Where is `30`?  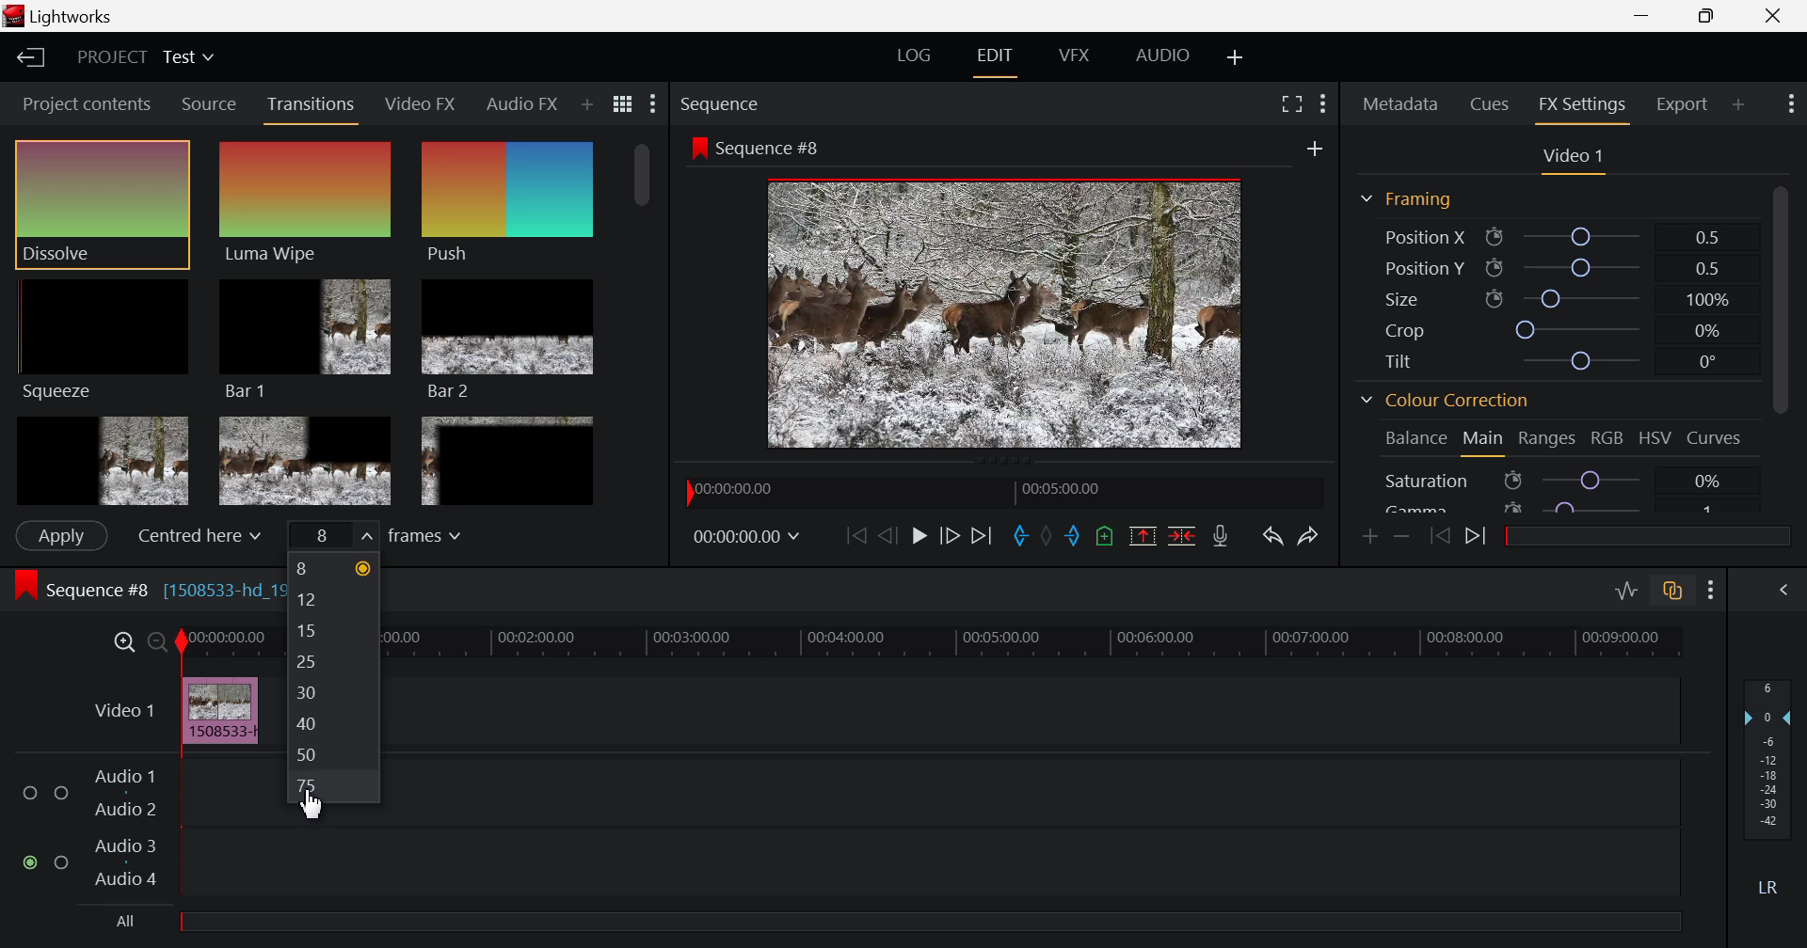
30 is located at coordinates (335, 689).